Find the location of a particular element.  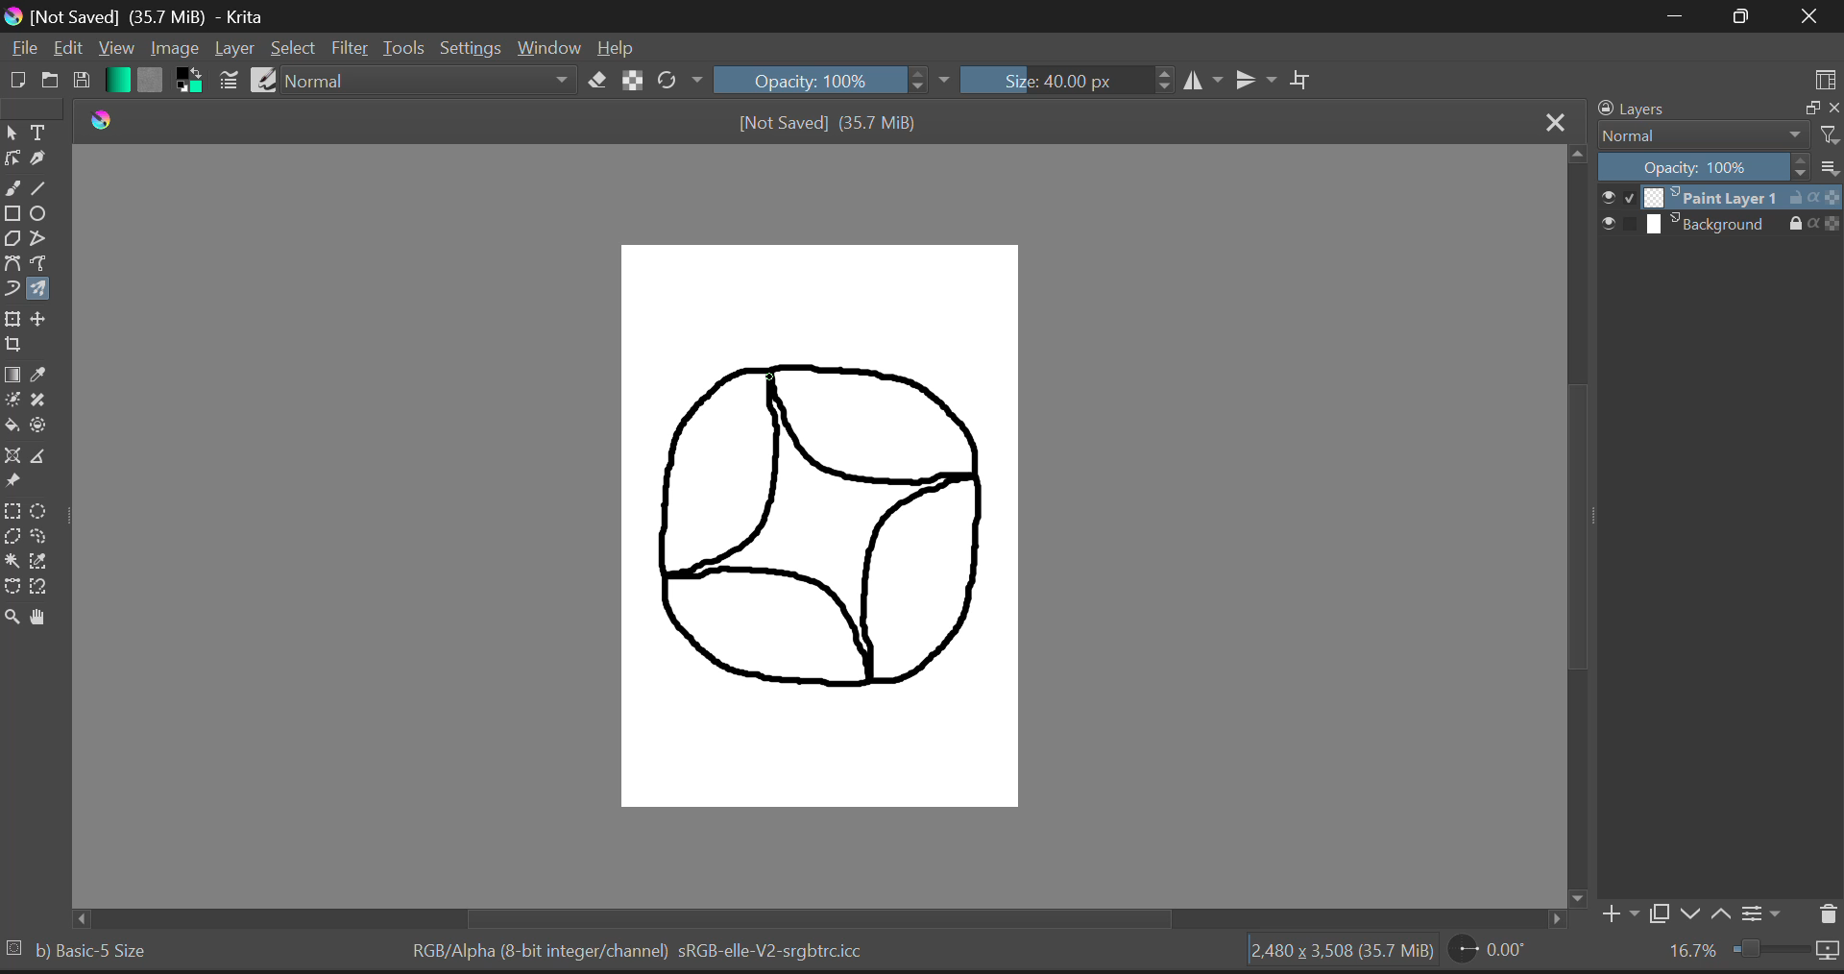

Add Layer is located at coordinates (1618, 913).